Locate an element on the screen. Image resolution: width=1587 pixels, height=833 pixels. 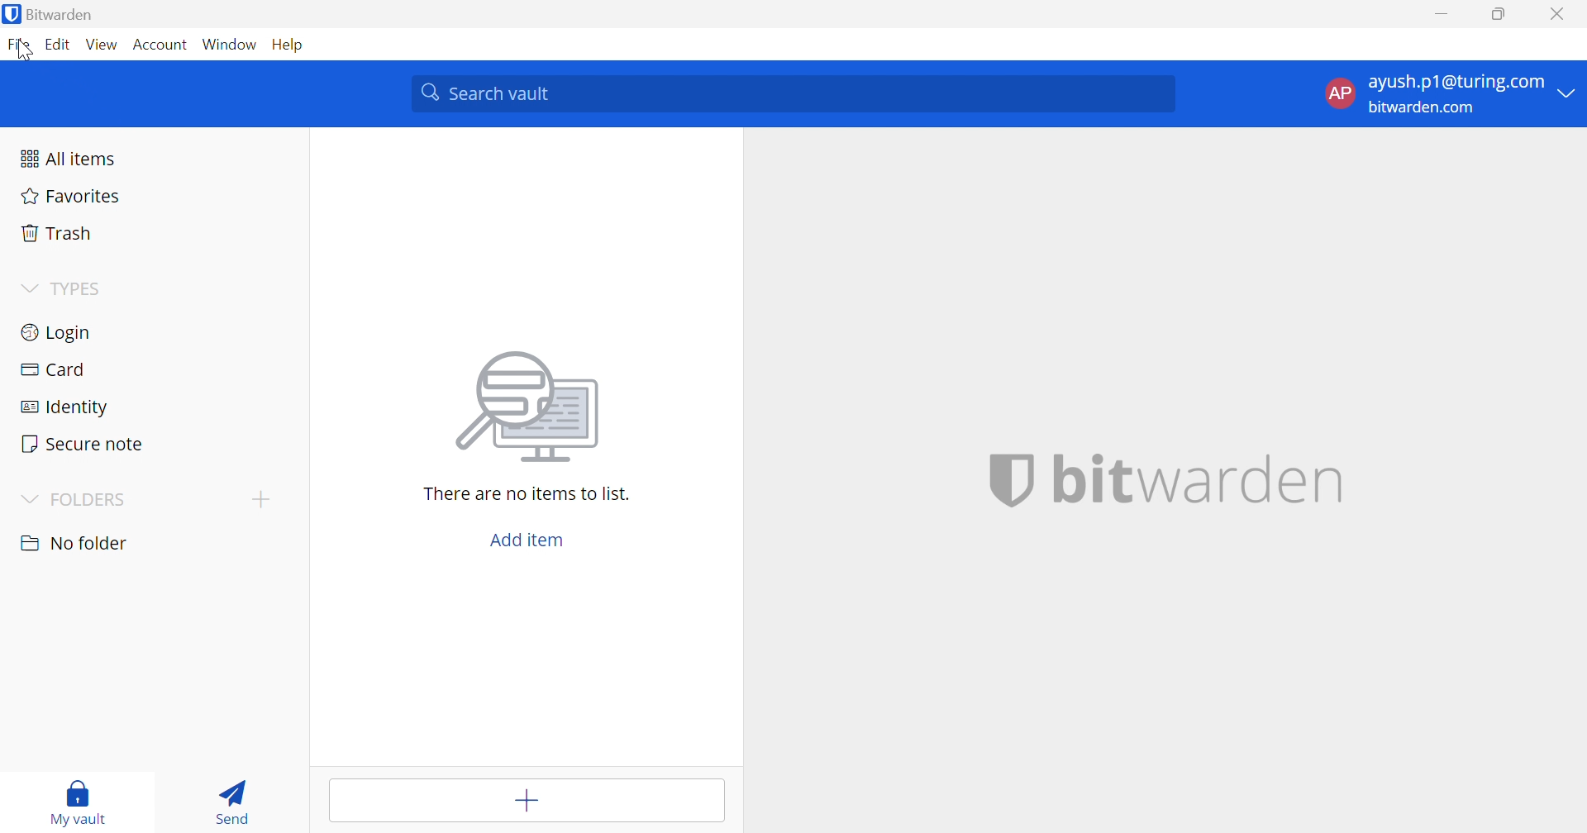
Card is located at coordinates (53, 367).